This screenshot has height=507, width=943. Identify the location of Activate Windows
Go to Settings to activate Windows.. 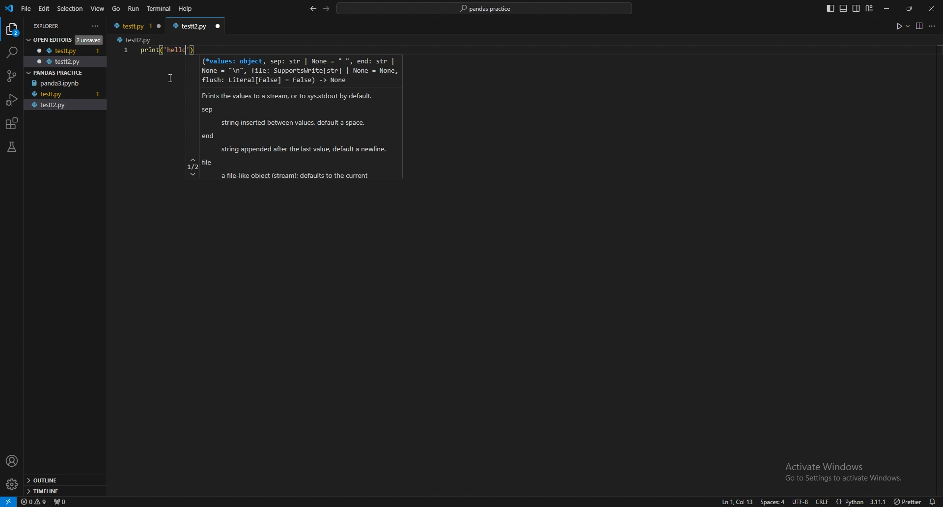
(840, 471).